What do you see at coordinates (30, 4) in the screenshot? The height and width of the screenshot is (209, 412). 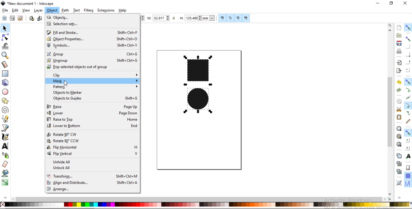 I see `new document 1 -Inksacpe` at bounding box center [30, 4].